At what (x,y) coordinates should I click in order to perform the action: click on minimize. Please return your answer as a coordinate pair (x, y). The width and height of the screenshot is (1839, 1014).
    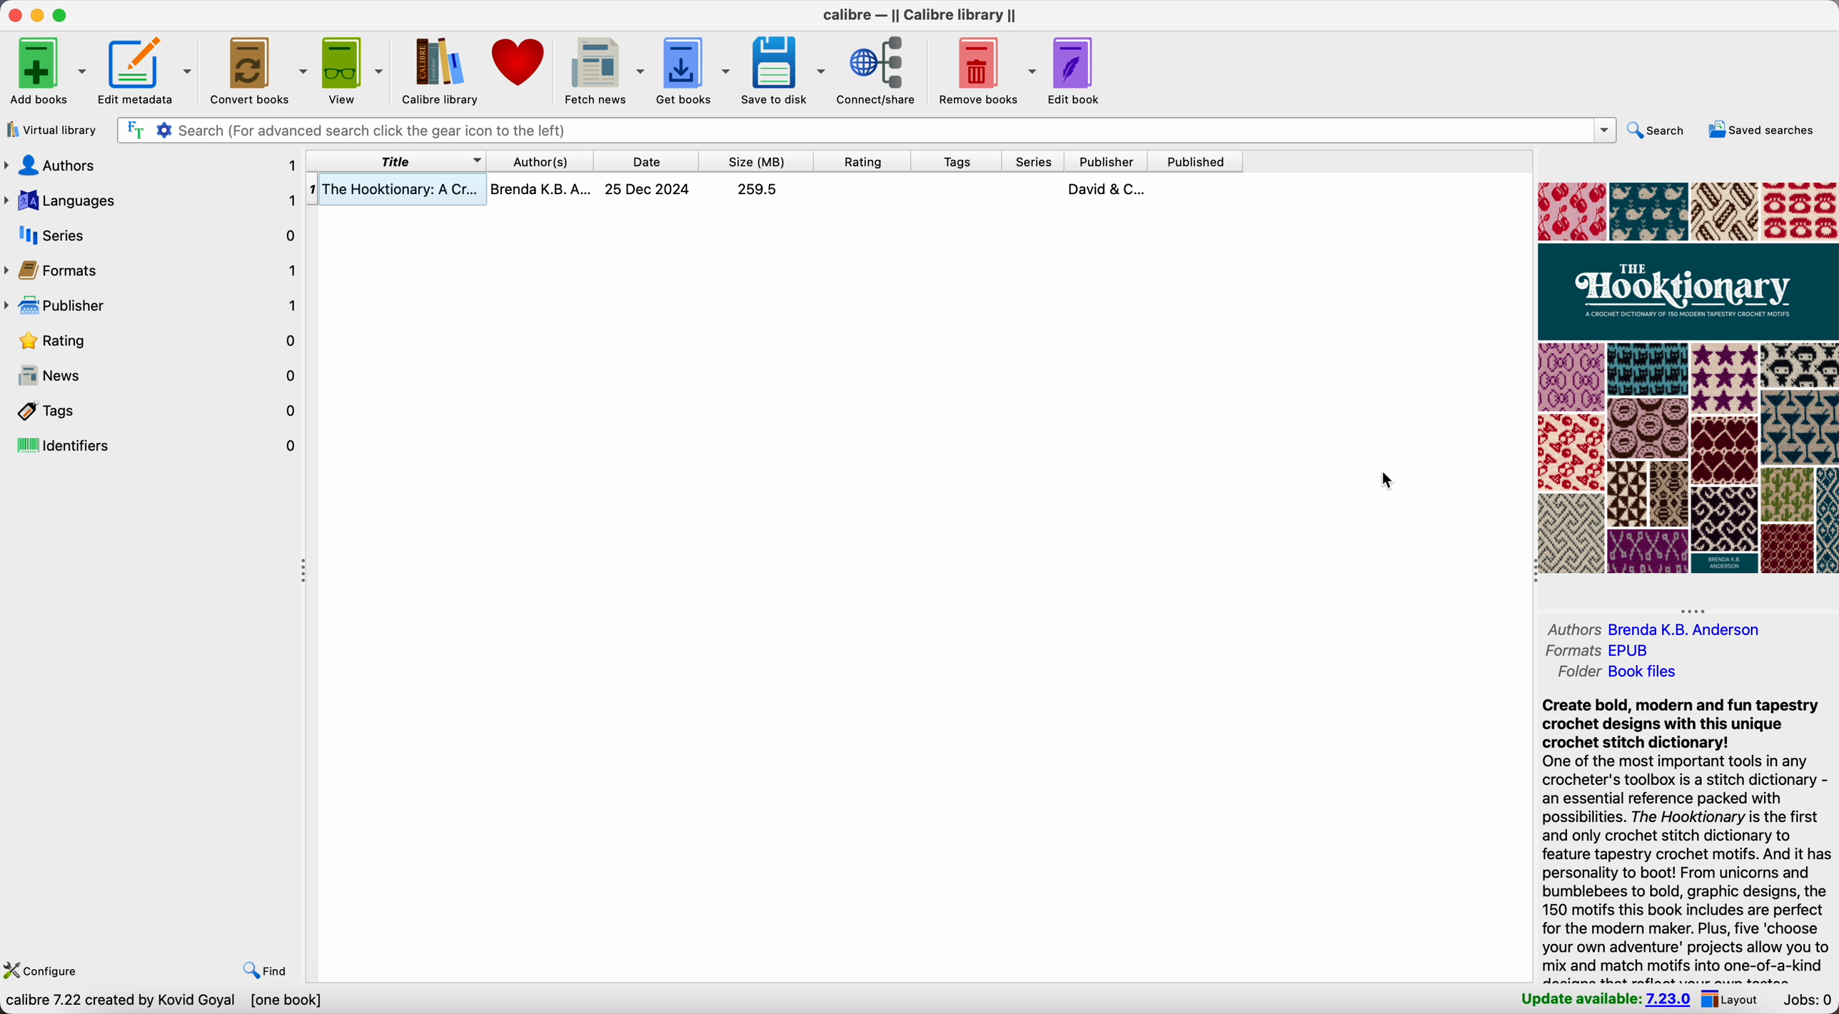
    Looking at the image, I should click on (36, 16).